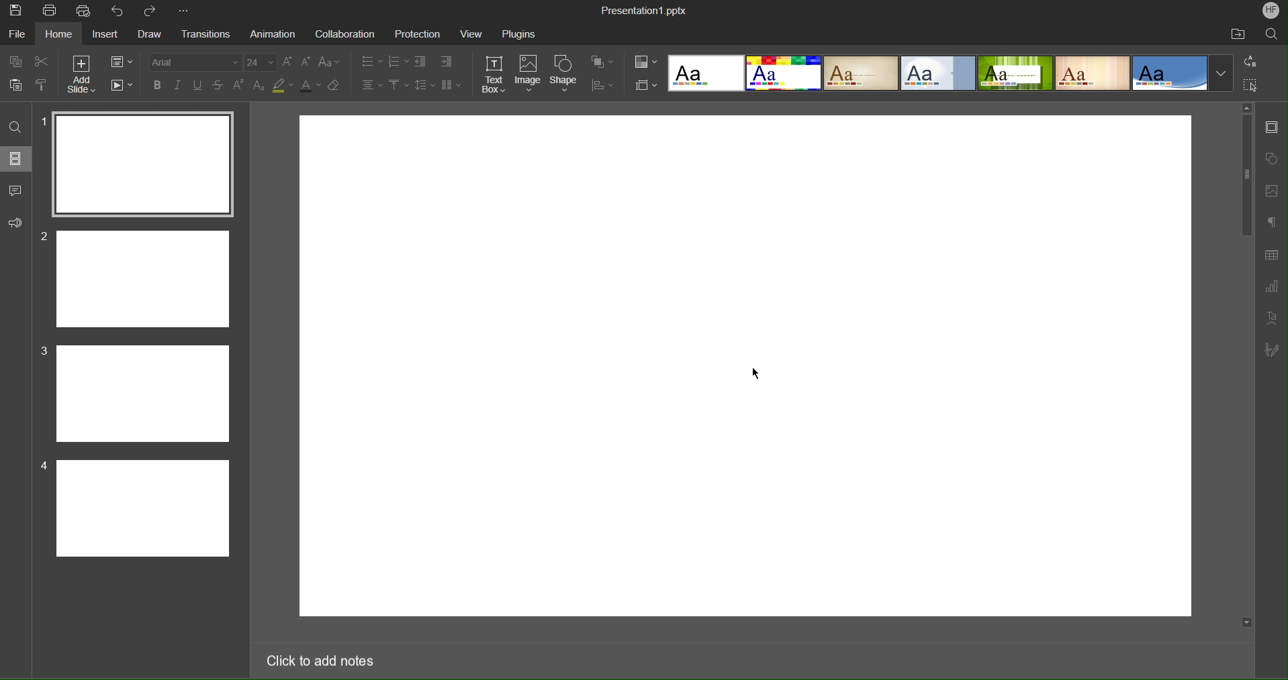  What do you see at coordinates (286, 61) in the screenshot?
I see `increase font size` at bounding box center [286, 61].